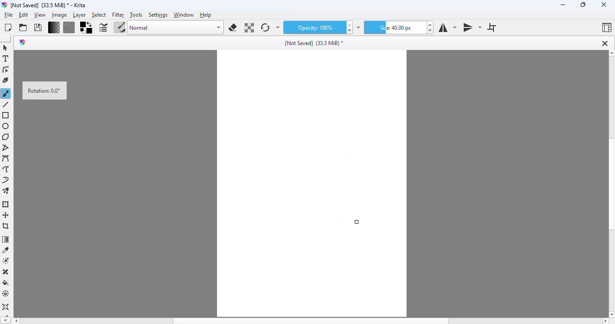 Image resolution: width=615 pixels, height=324 pixels. I want to click on opacity, so click(314, 27).